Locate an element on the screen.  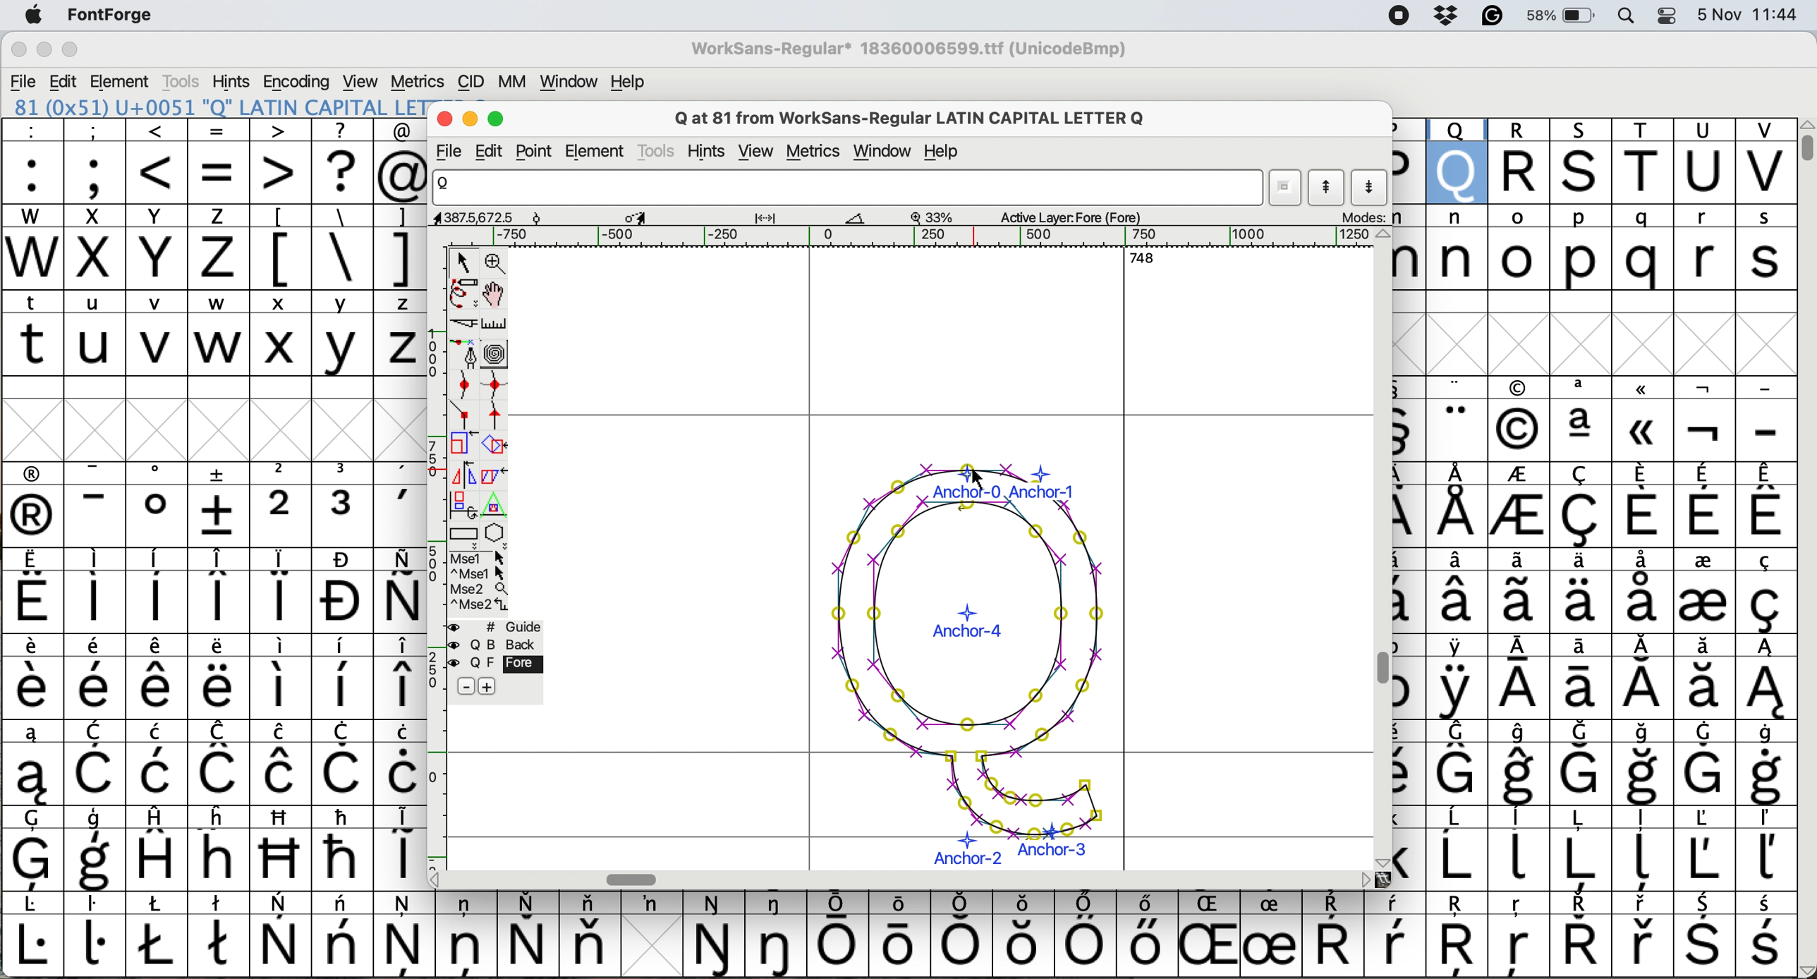
glyph is located at coordinates (956, 667).